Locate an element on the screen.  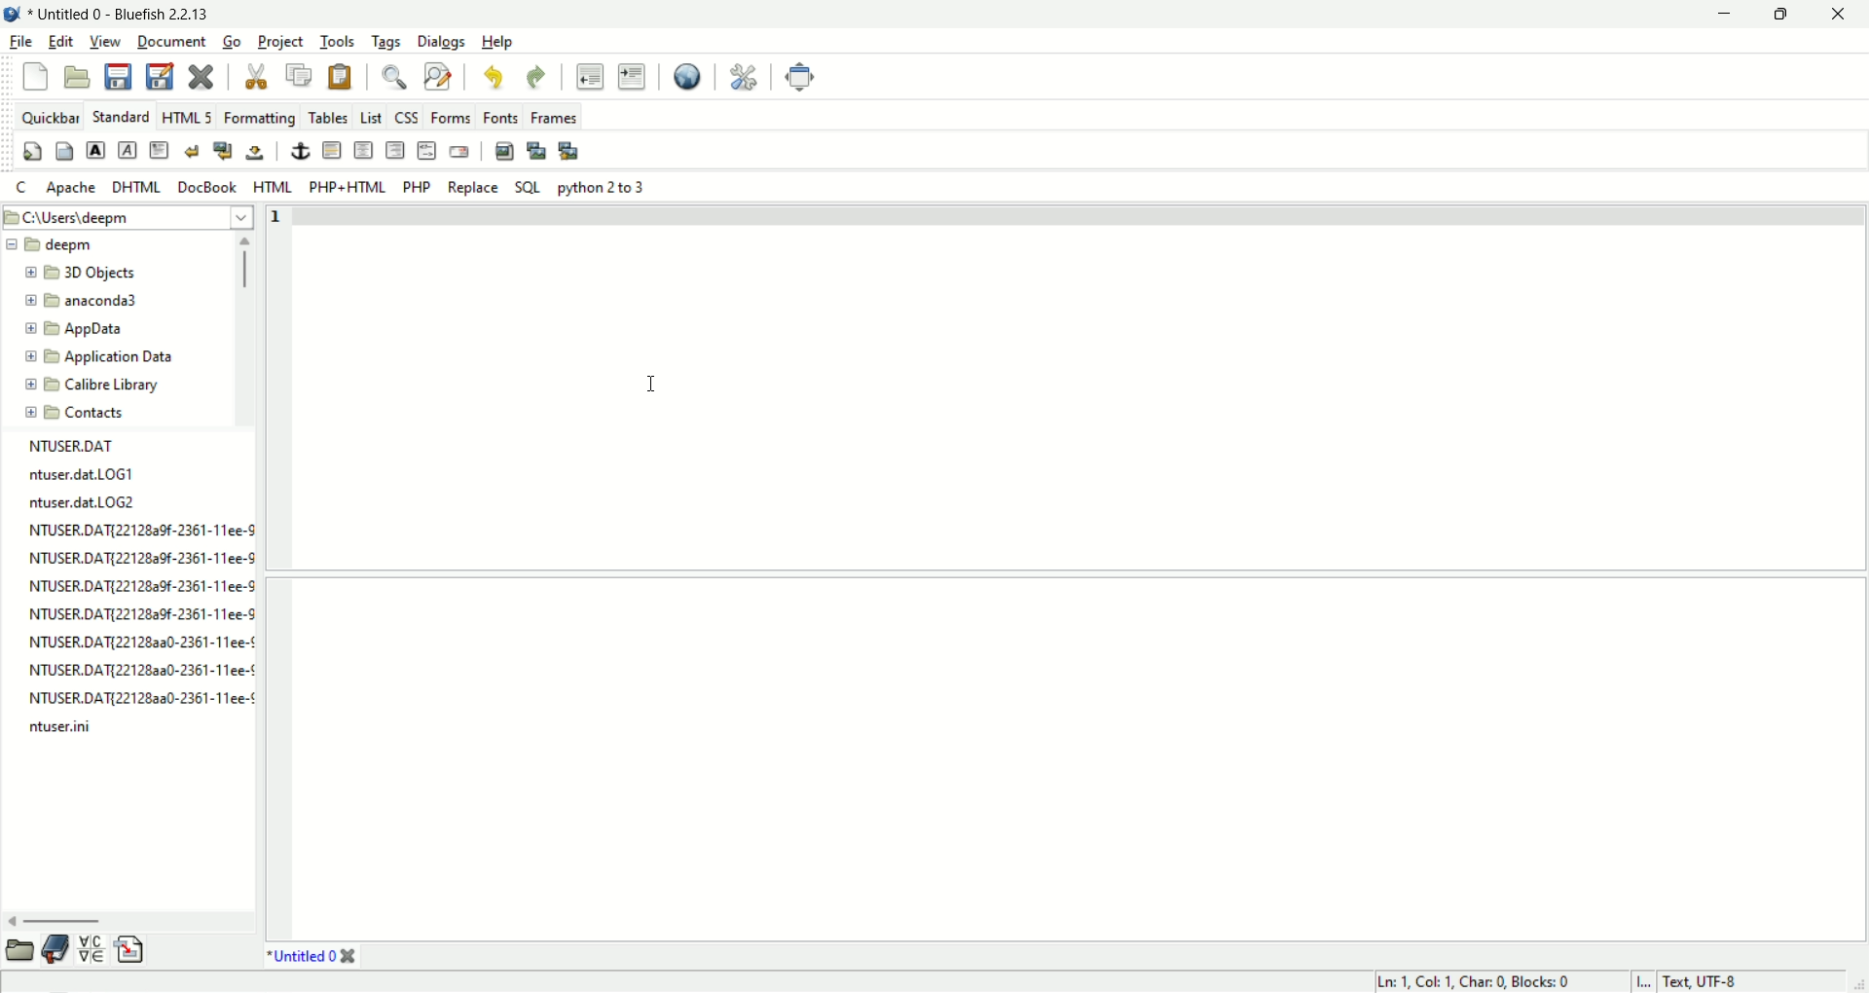
cut is located at coordinates (258, 76).